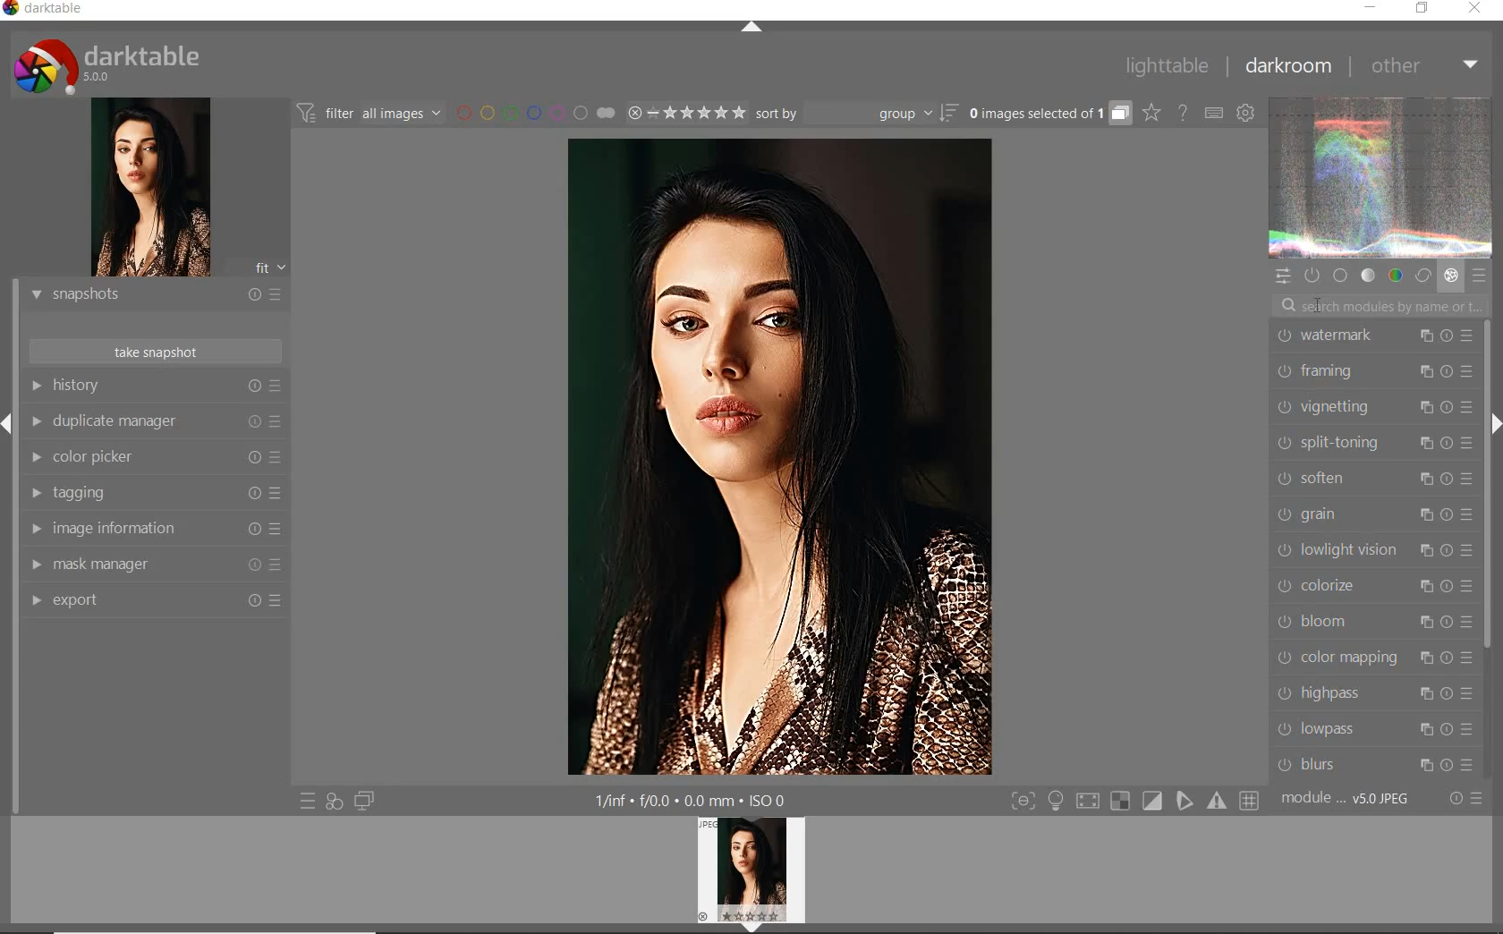 Image resolution: width=1503 pixels, height=934 pixels. What do you see at coordinates (1371, 335) in the screenshot?
I see `WATERMARK` at bounding box center [1371, 335].